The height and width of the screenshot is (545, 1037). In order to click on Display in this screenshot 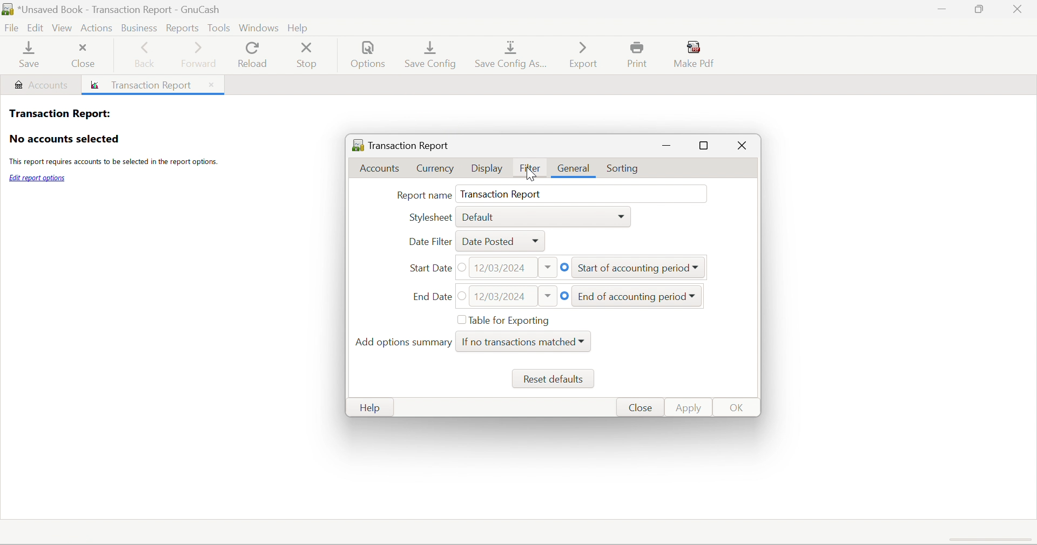, I will do `click(487, 169)`.